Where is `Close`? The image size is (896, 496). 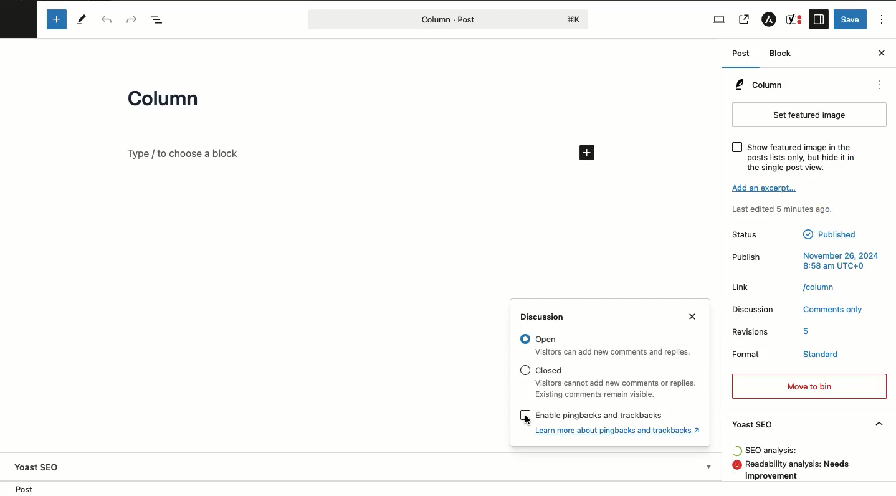
Close is located at coordinates (882, 53).